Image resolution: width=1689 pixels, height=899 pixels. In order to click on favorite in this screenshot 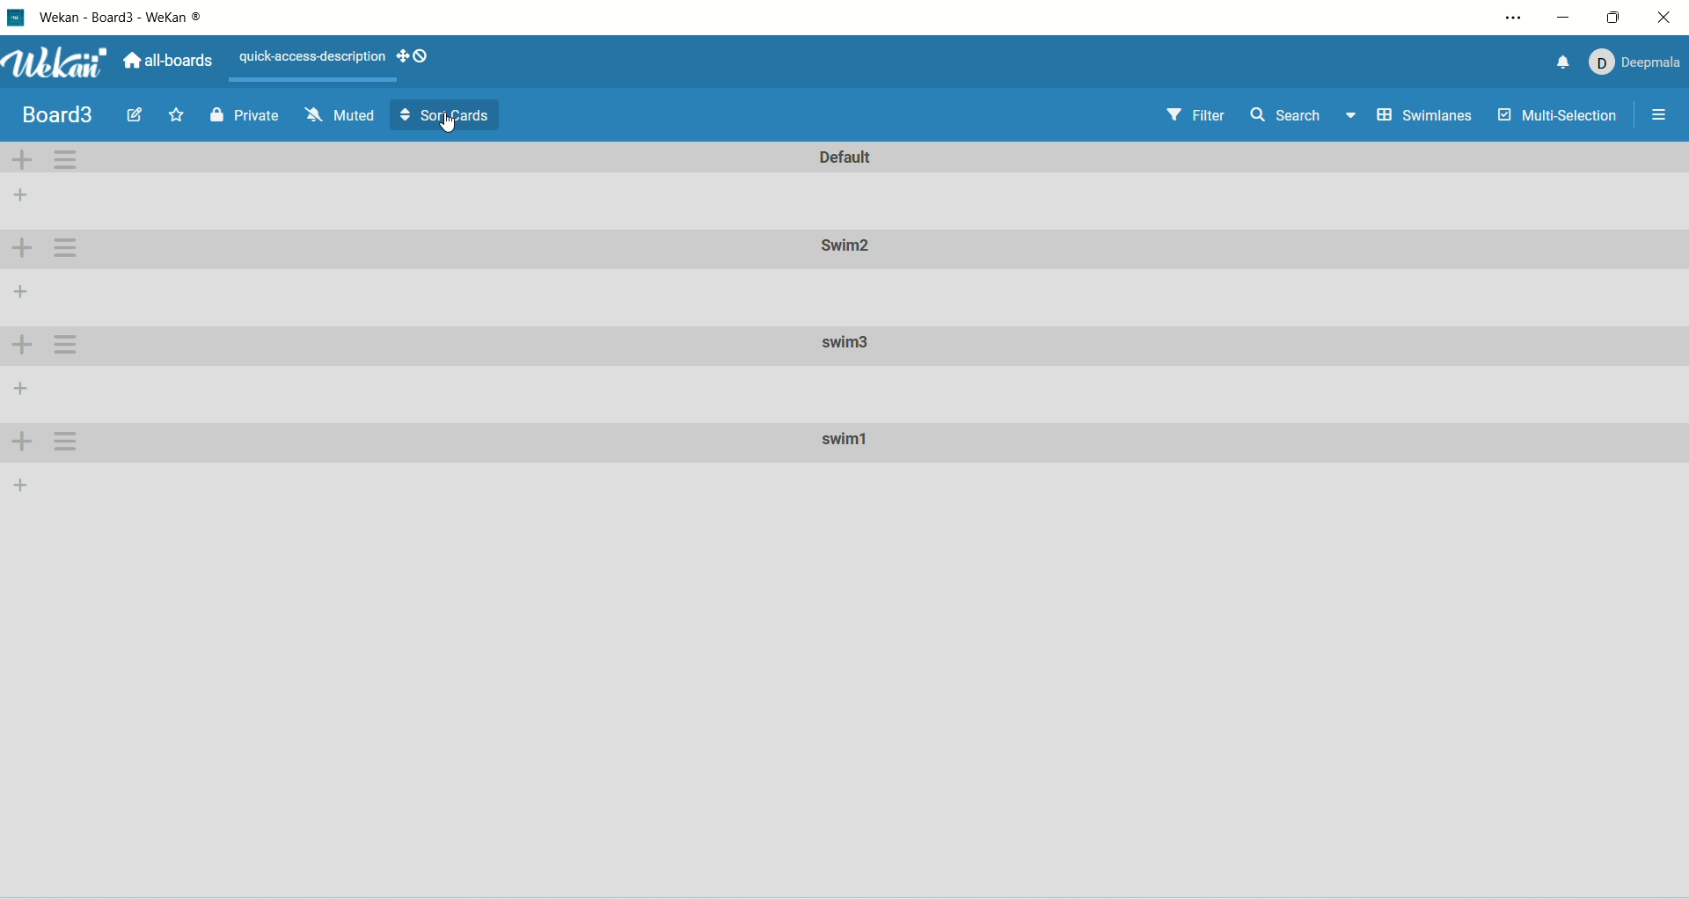, I will do `click(178, 114)`.